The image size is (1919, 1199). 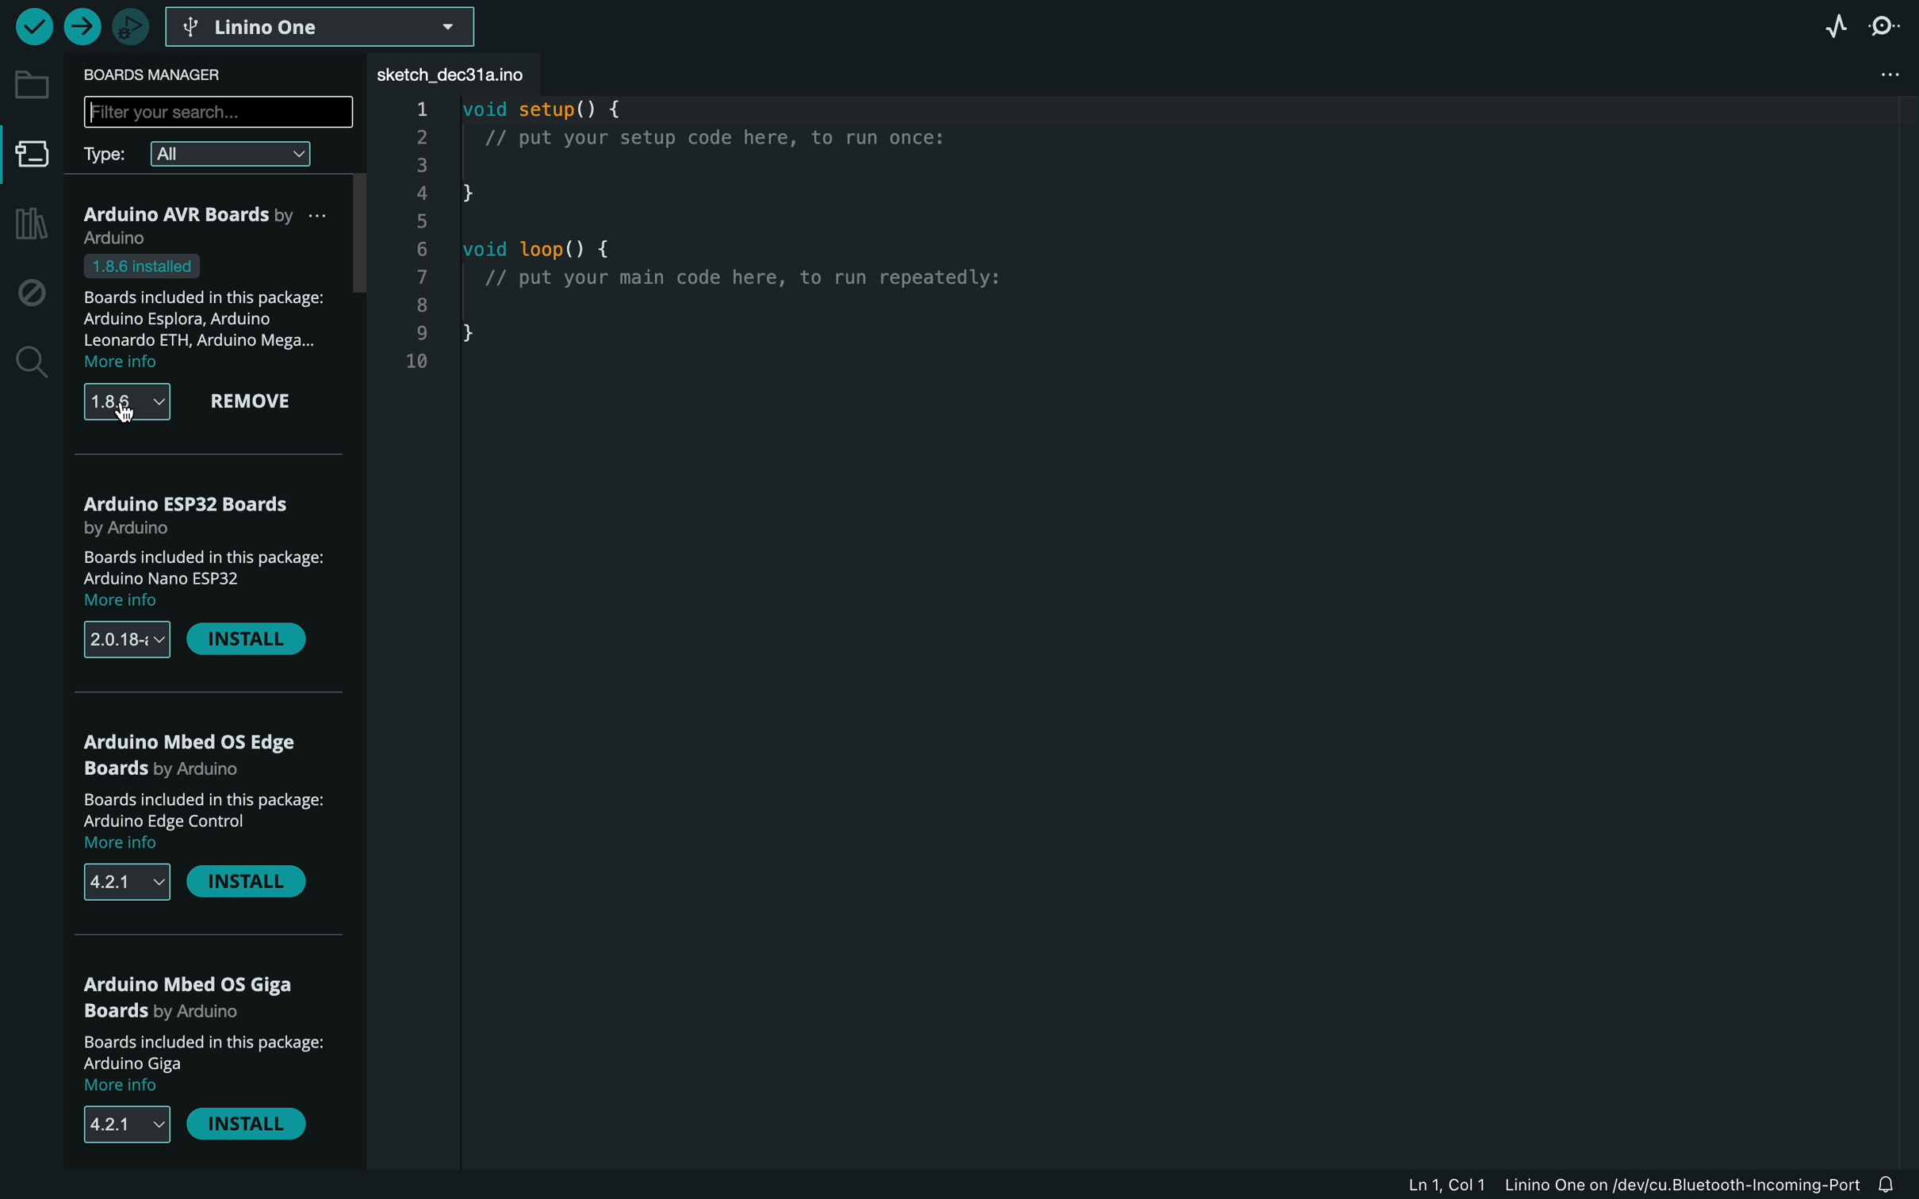 I want to click on 1, so click(x=419, y=109).